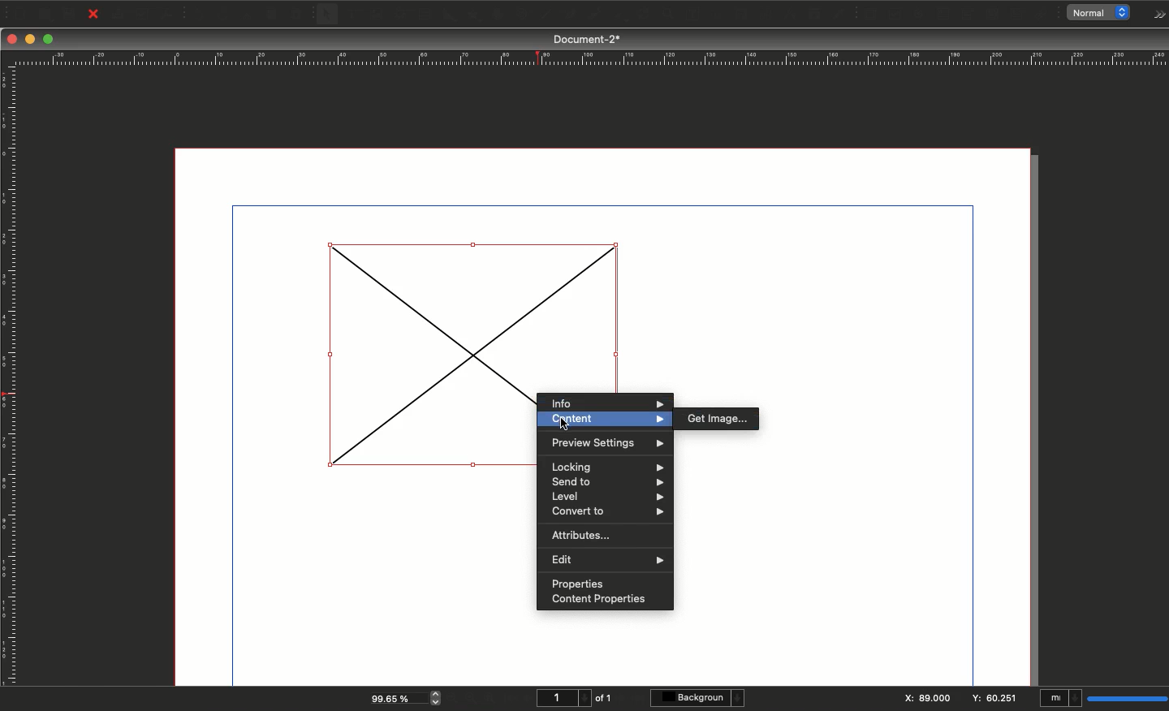 This screenshot has width=1169, height=711. What do you see at coordinates (247, 15) in the screenshot?
I see `Cut` at bounding box center [247, 15].